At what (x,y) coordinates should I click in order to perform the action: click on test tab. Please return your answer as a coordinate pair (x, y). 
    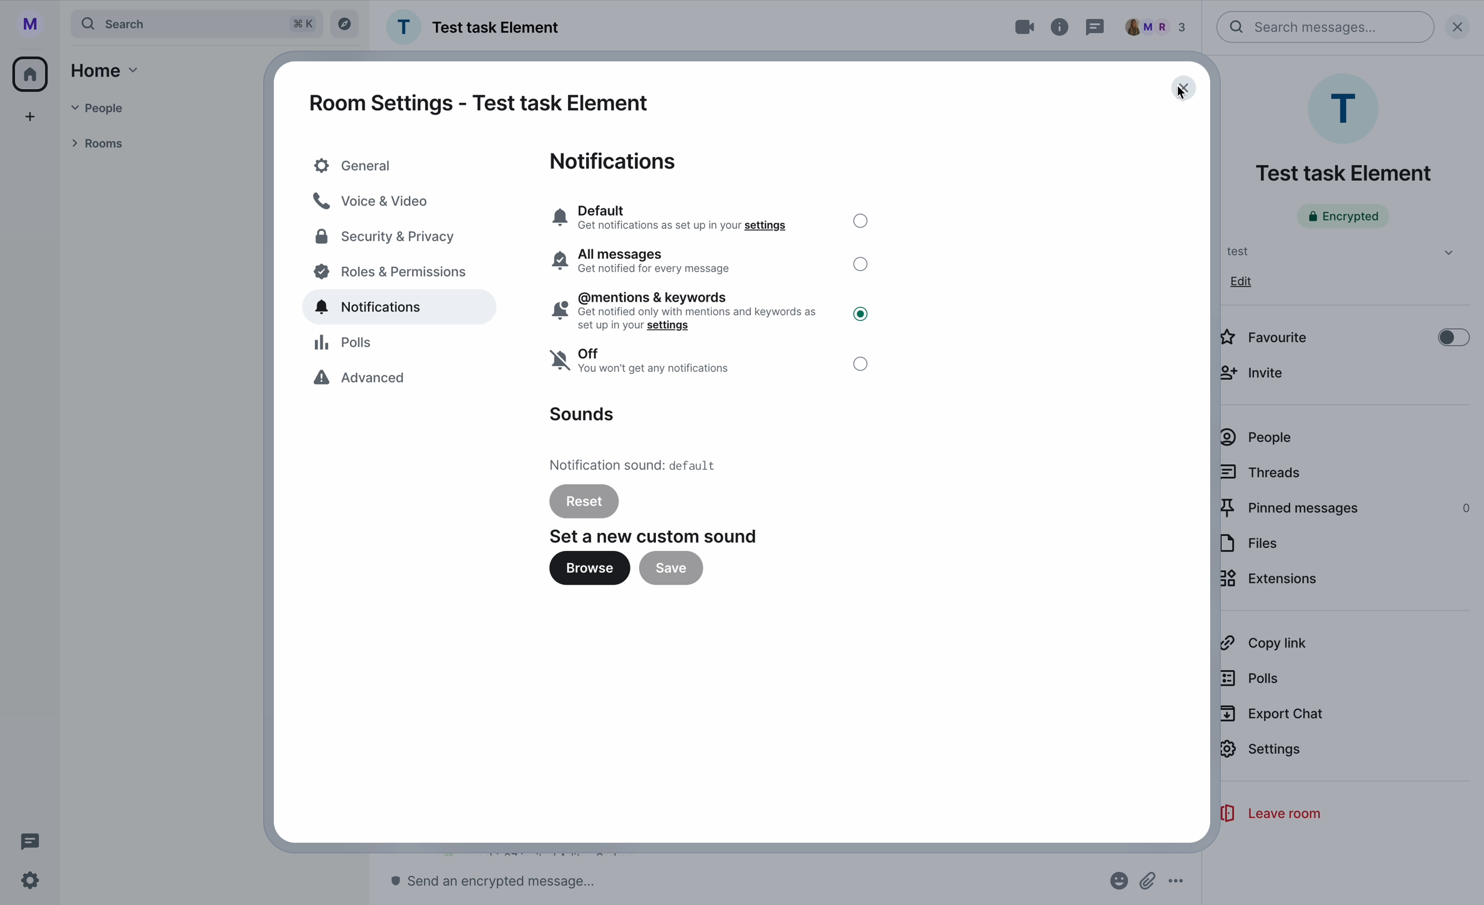
    Looking at the image, I should click on (1335, 251).